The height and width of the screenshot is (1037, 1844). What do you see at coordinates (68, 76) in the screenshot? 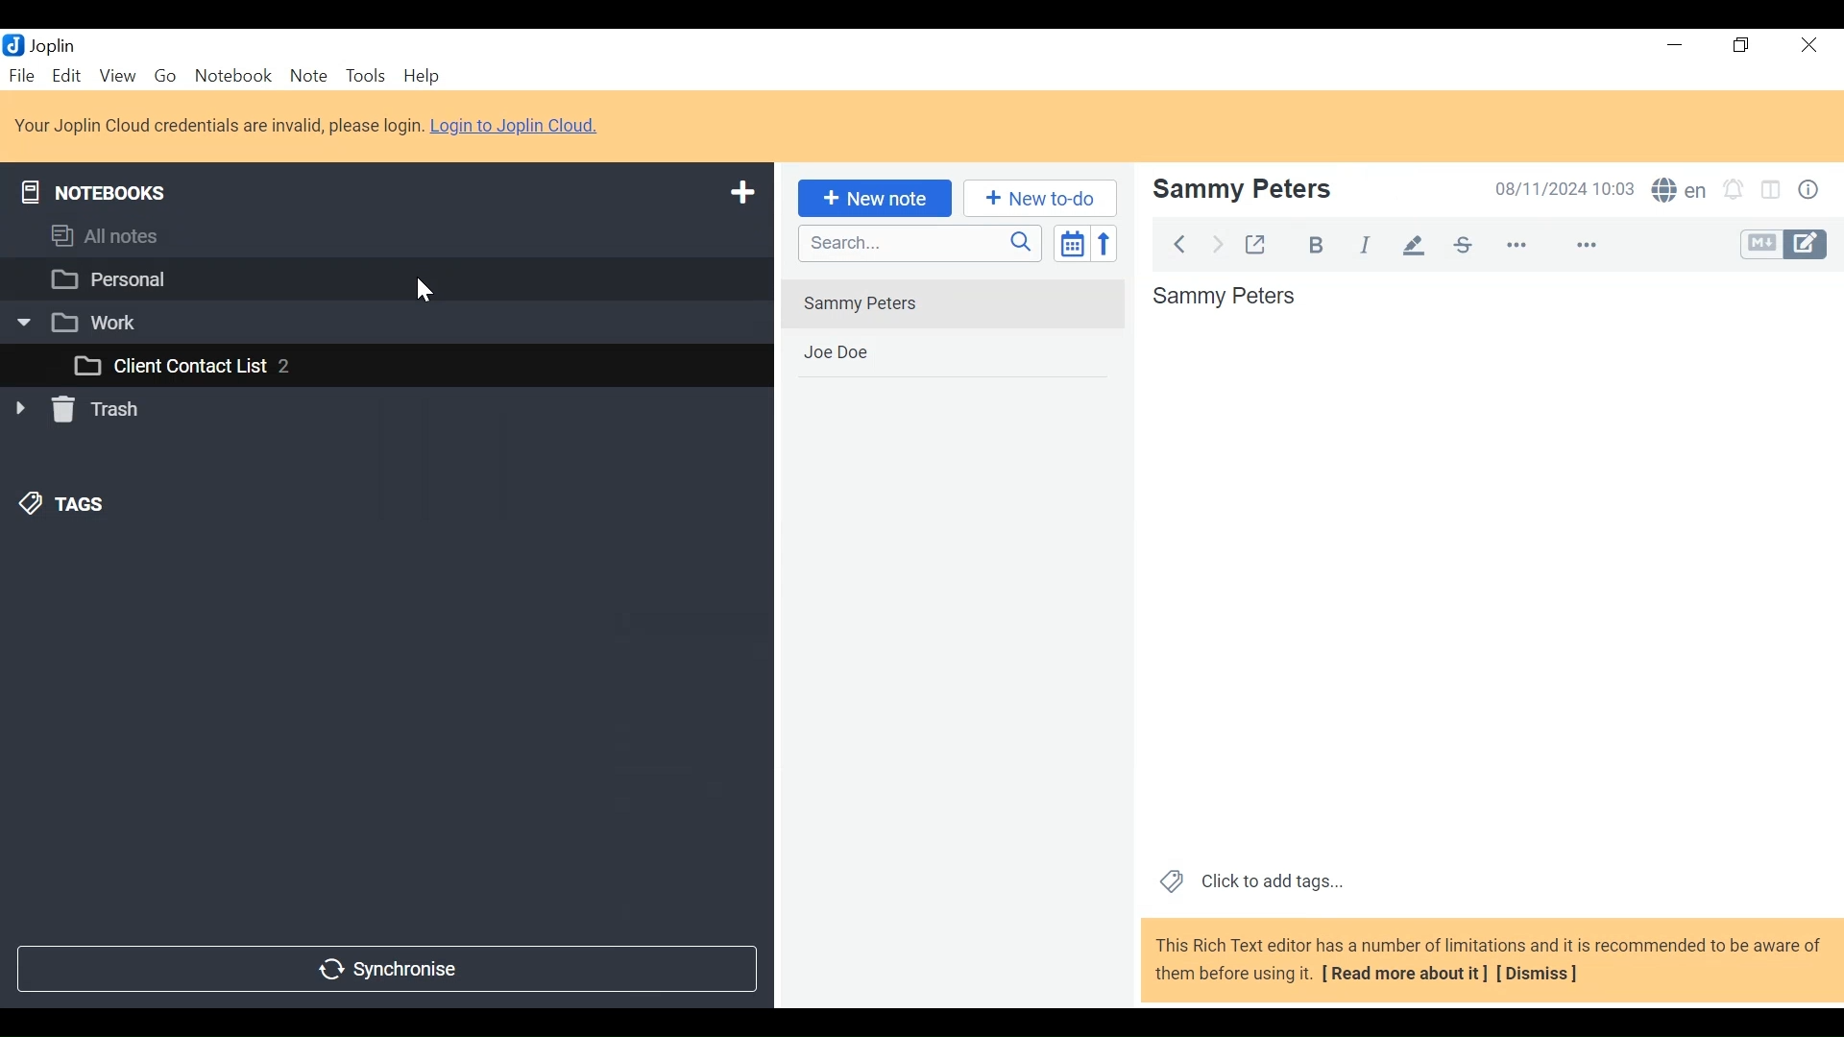
I see `` at bounding box center [68, 76].